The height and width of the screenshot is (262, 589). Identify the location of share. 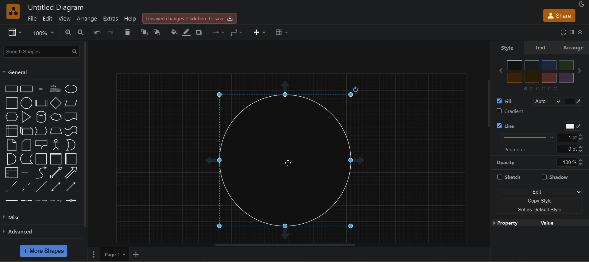
(560, 17).